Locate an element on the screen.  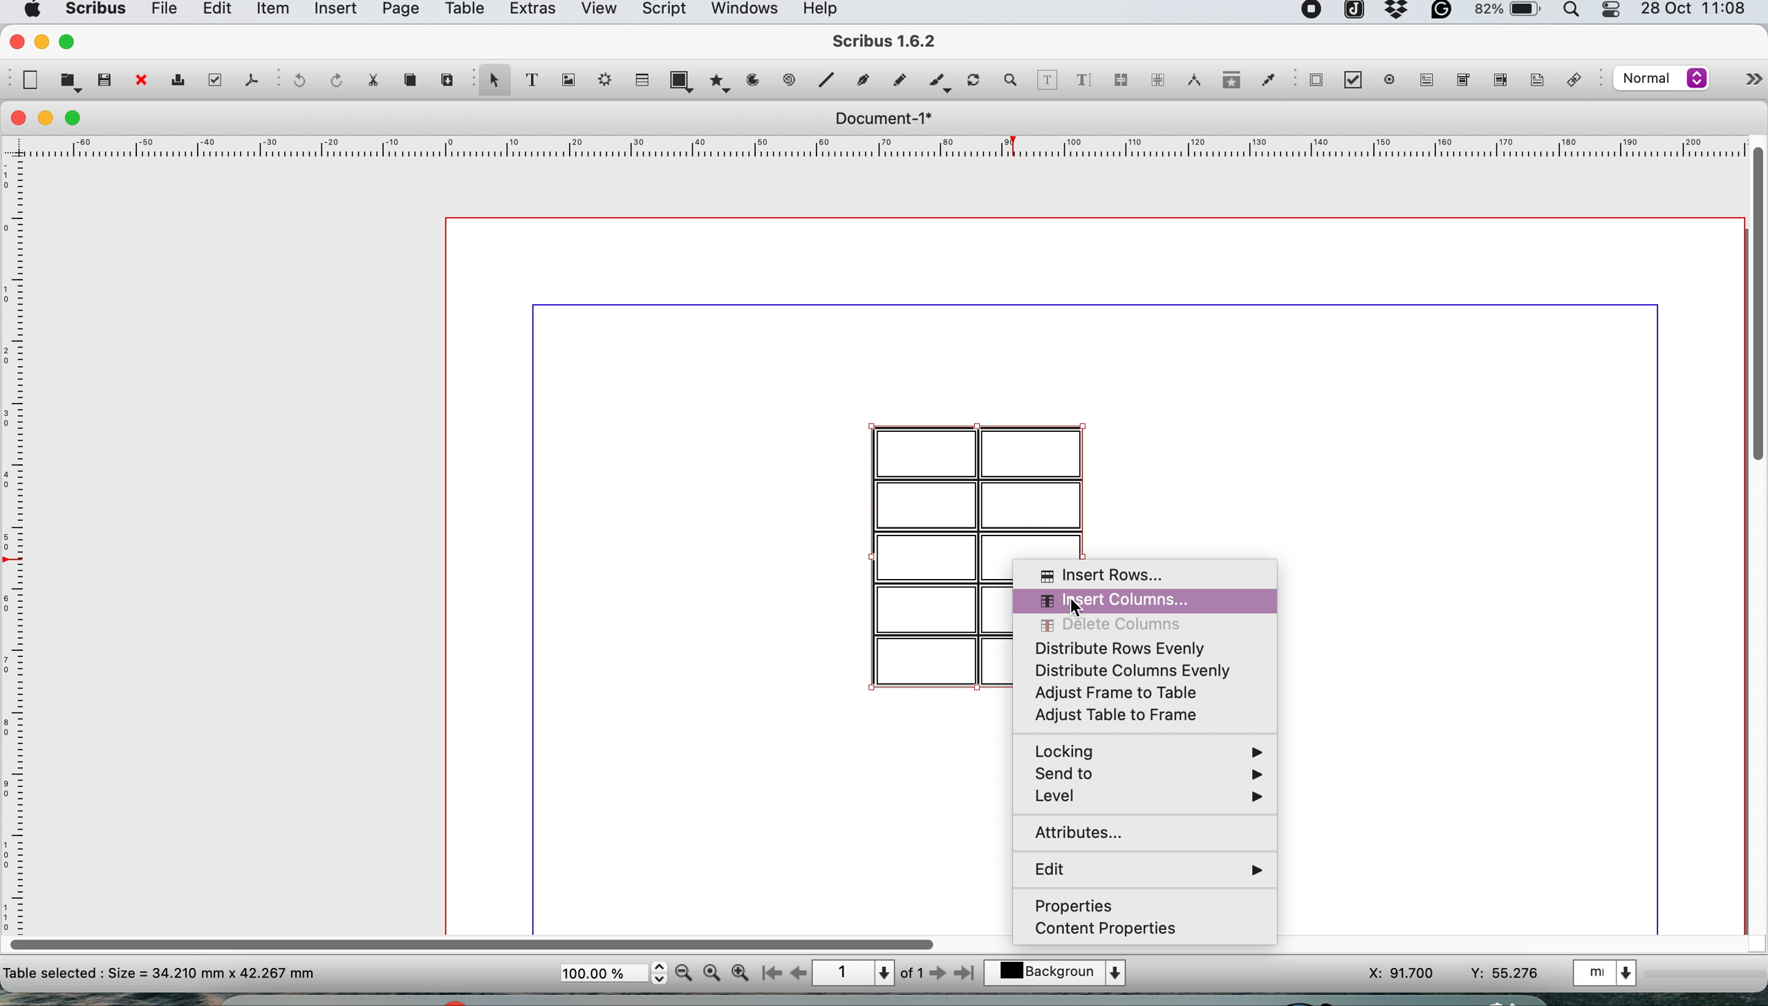
page is located at coordinates (398, 12).